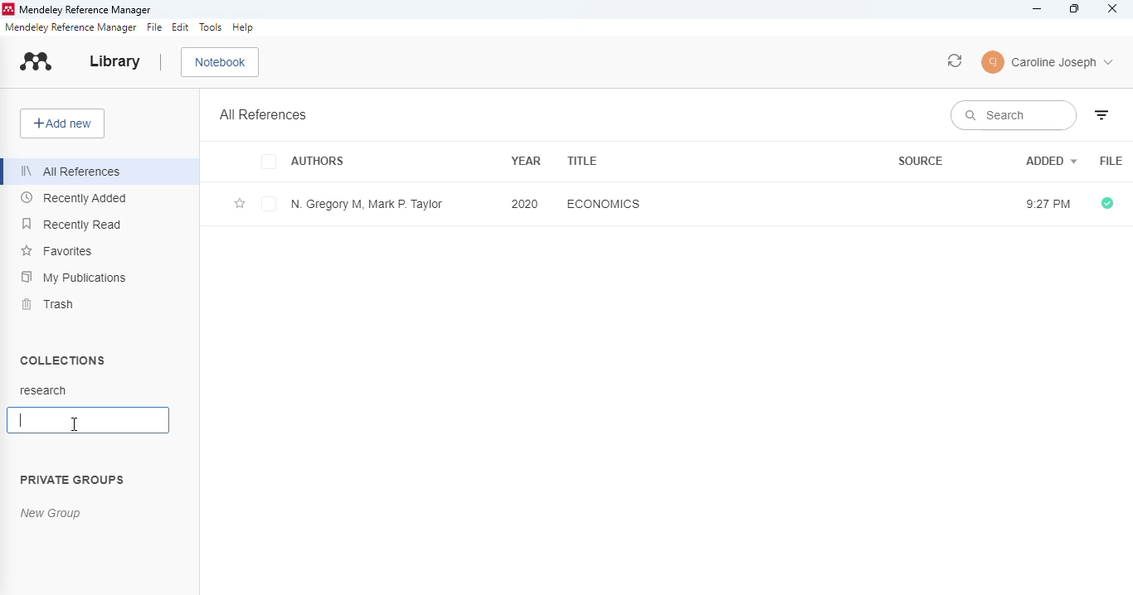  I want to click on filter by, so click(1101, 115).